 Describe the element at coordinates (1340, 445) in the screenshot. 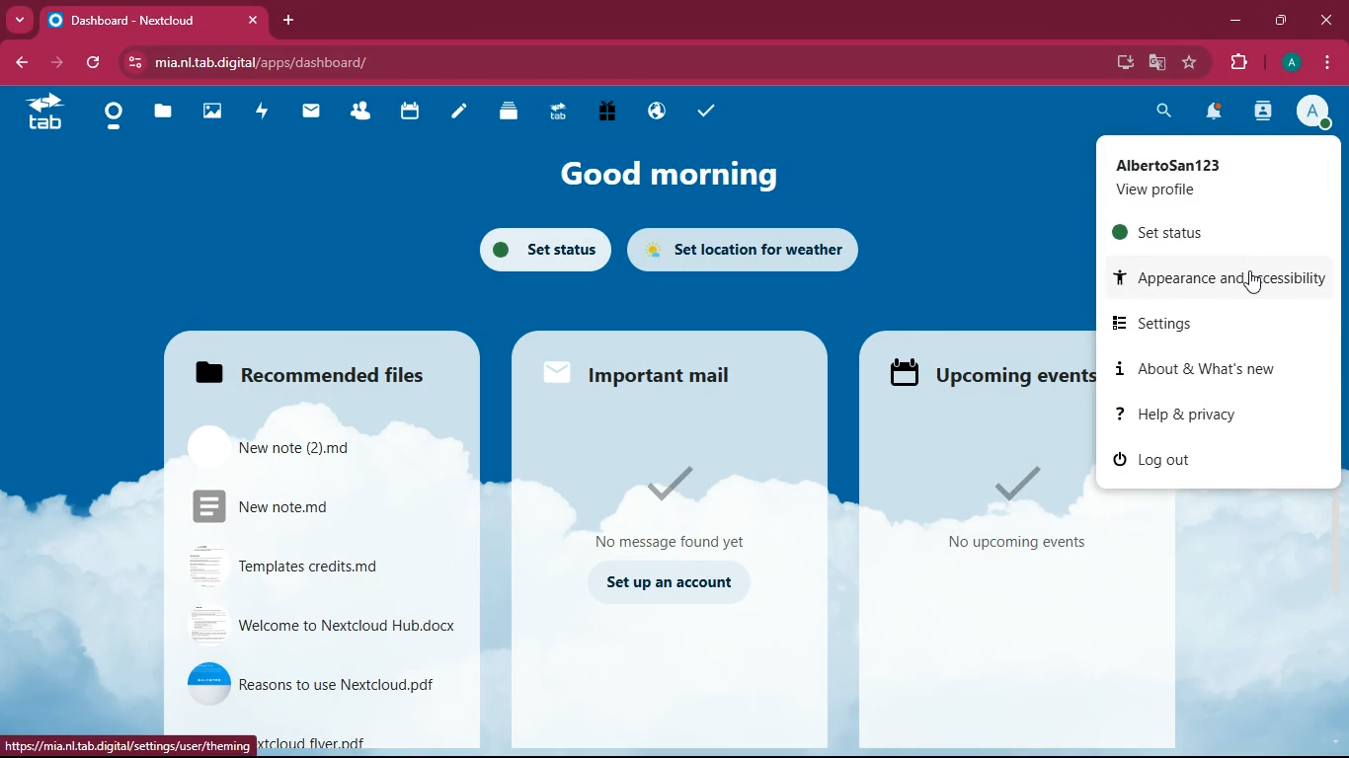

I see `scroll bar` at that location.